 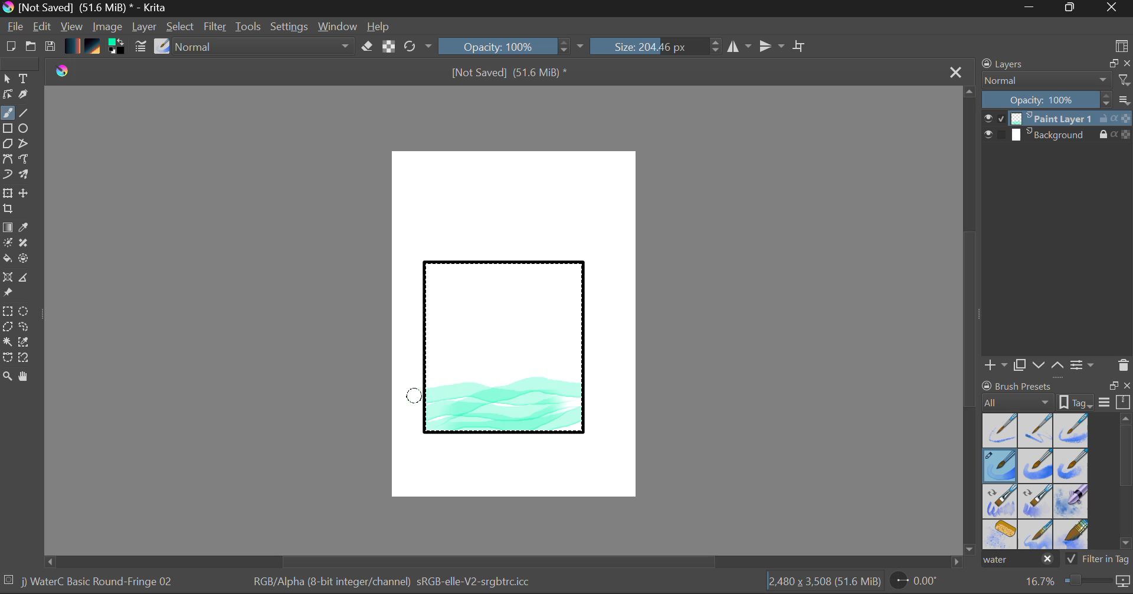 What do you see at coordinates (7, 327) in the screenshot?
I see `Polygon Selection Tool` at bounding box center [7, 327].